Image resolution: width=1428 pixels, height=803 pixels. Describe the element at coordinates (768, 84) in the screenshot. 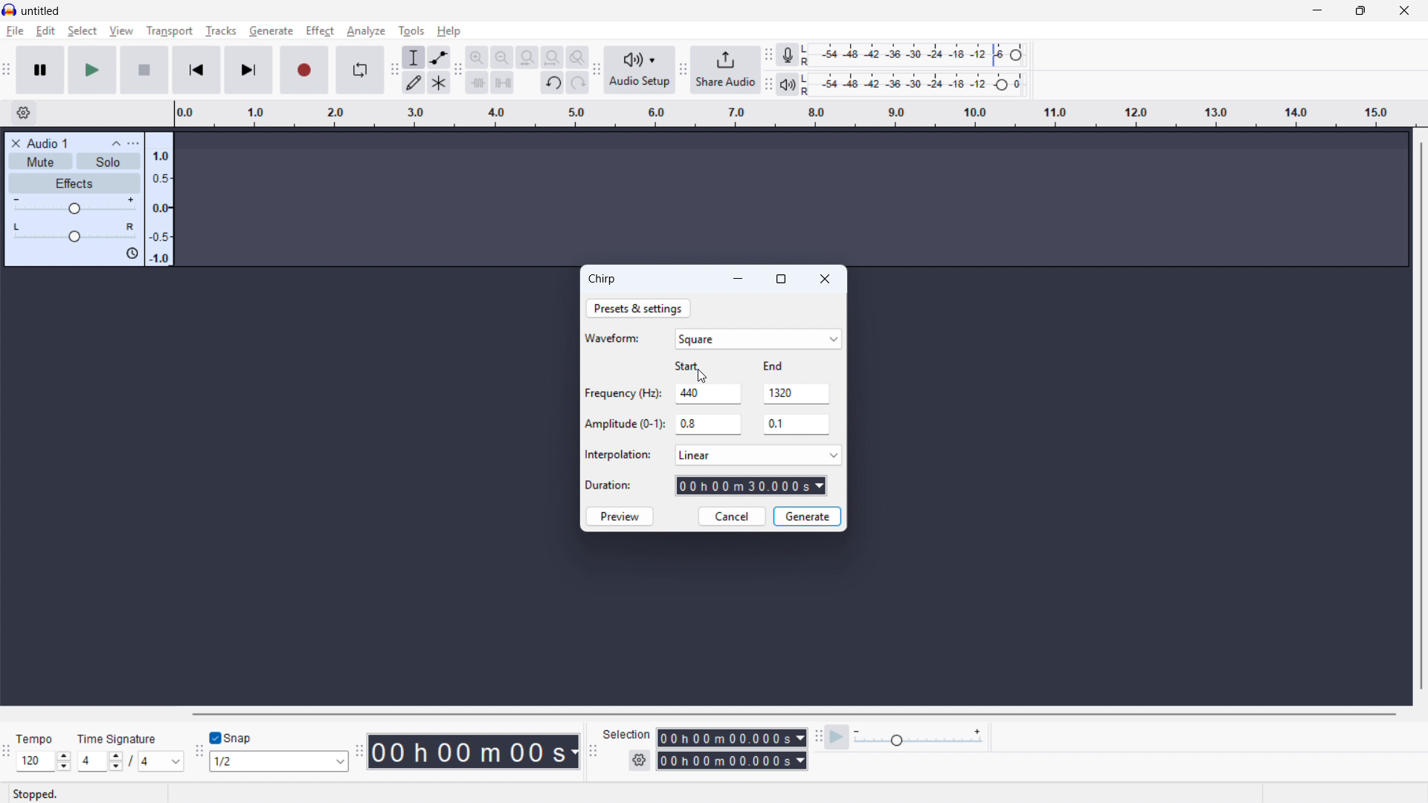

I see `Playback metre toolbar ` at that location.